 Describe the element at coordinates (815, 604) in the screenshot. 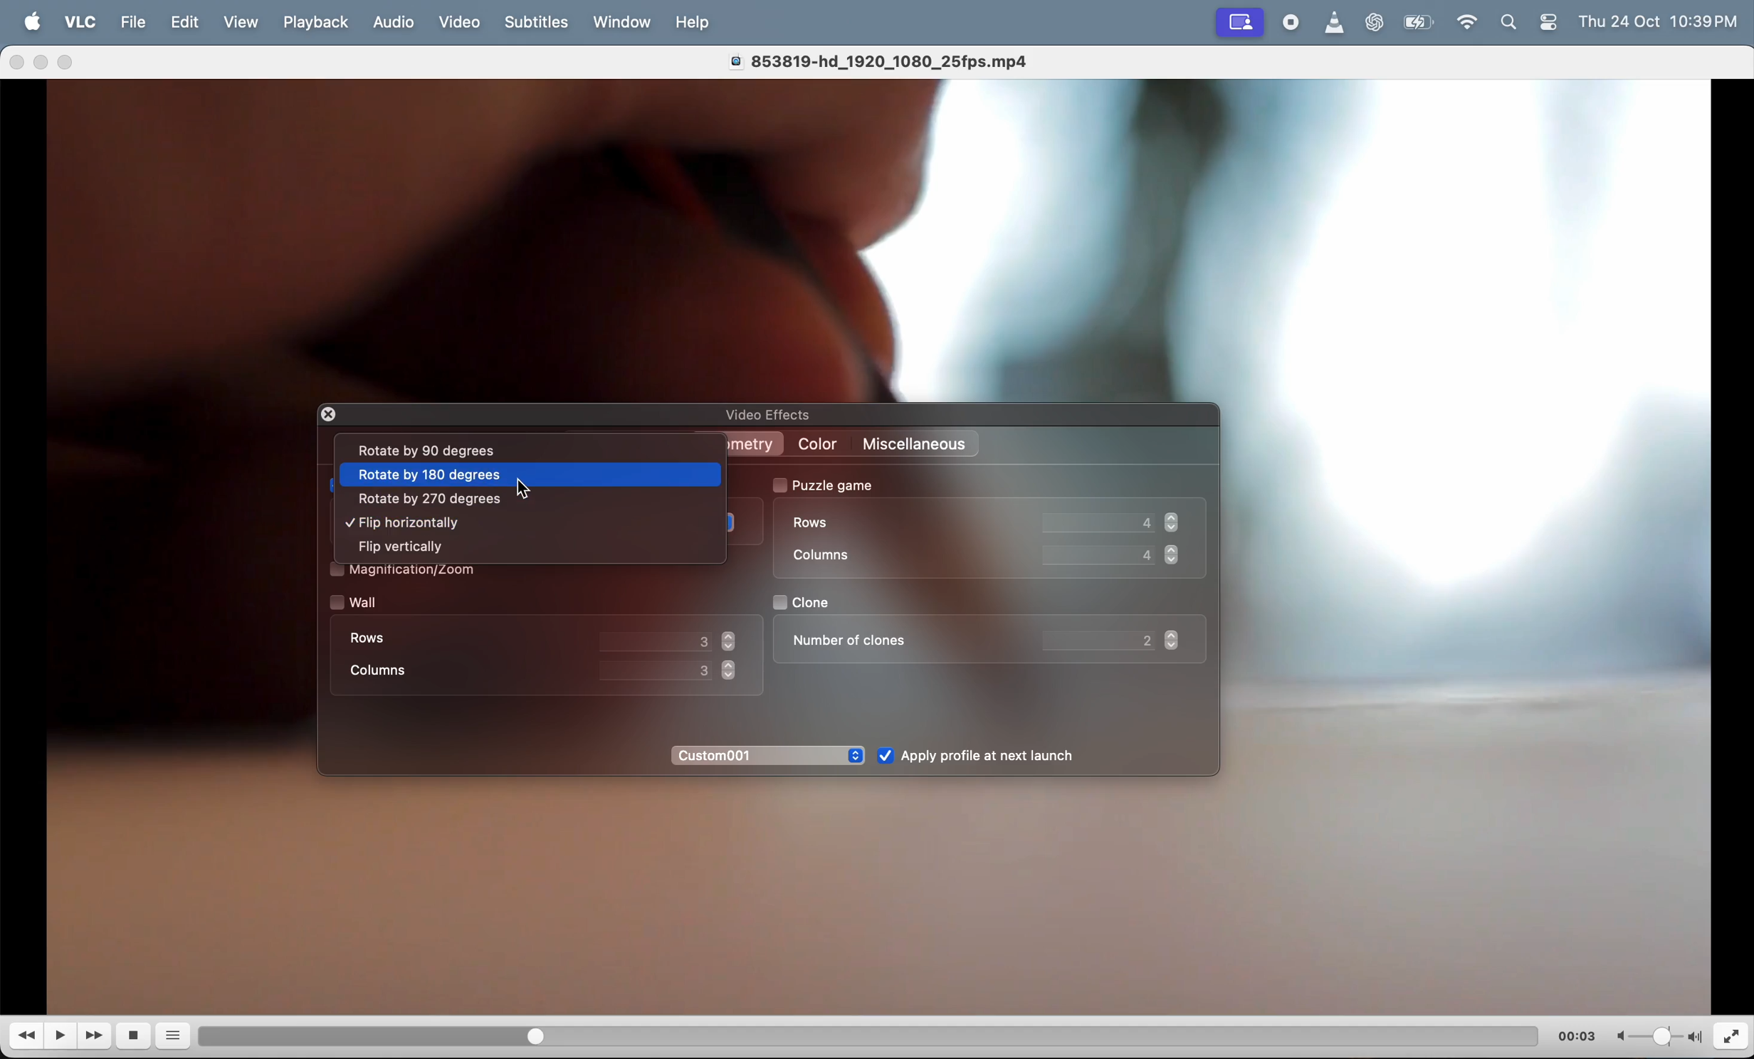

I see `clone` at that location.